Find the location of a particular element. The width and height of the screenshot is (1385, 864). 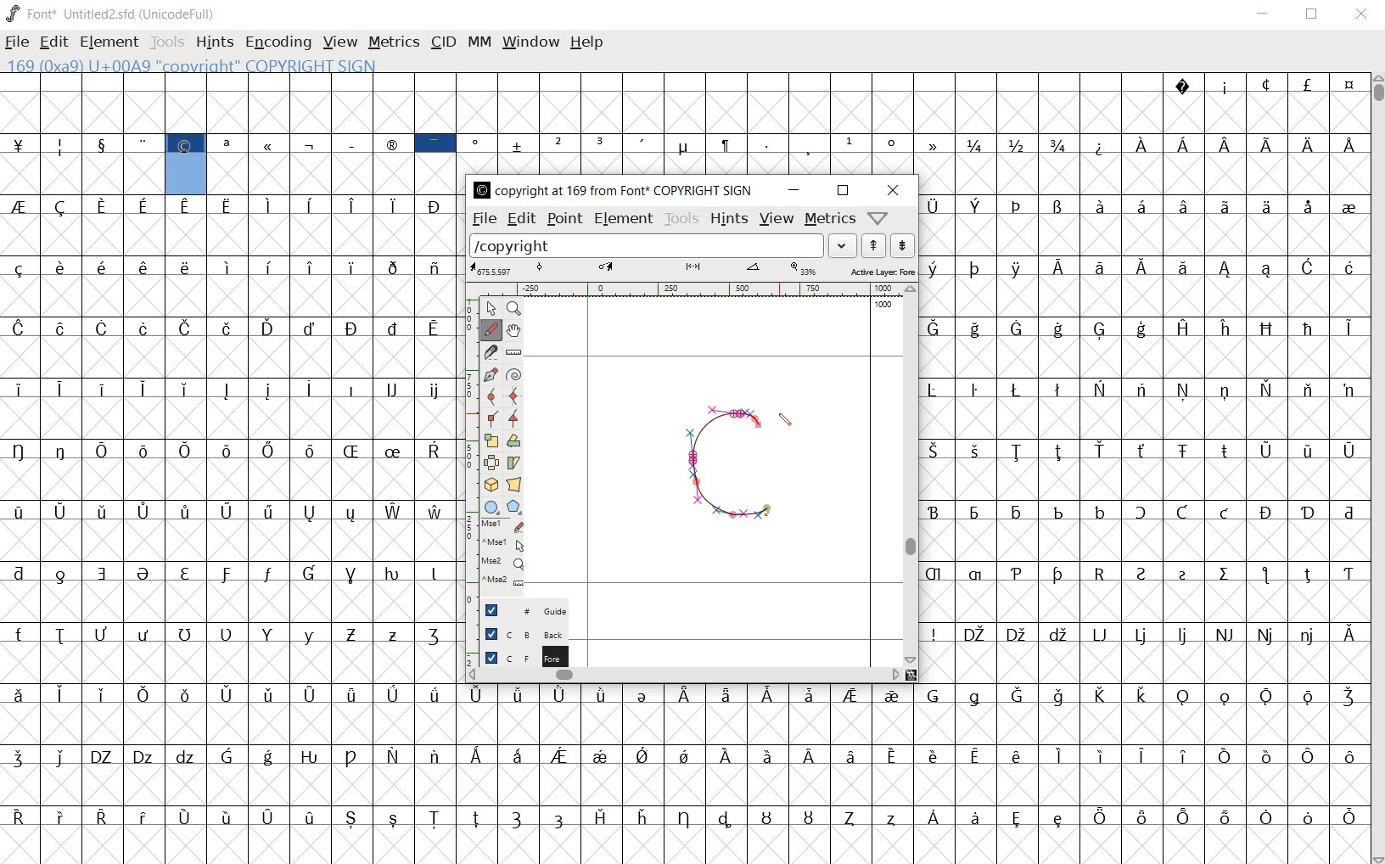

Font* Untitled2.sfd (UnicodeFull) is located at coordinates (112, 14).